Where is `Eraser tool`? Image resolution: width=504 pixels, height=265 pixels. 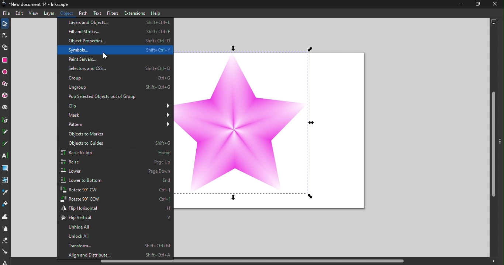 Eraser tool is located at coordinates (6, 240).